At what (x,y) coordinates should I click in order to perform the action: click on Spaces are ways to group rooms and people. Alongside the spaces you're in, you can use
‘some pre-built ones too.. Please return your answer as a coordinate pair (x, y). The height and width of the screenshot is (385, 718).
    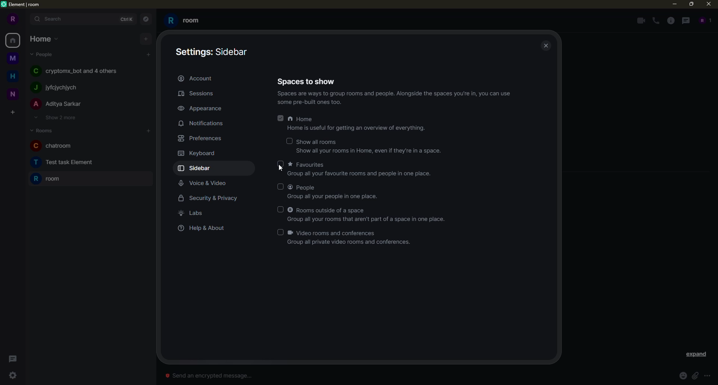
    Looking at the image, I should click on (391, 100).